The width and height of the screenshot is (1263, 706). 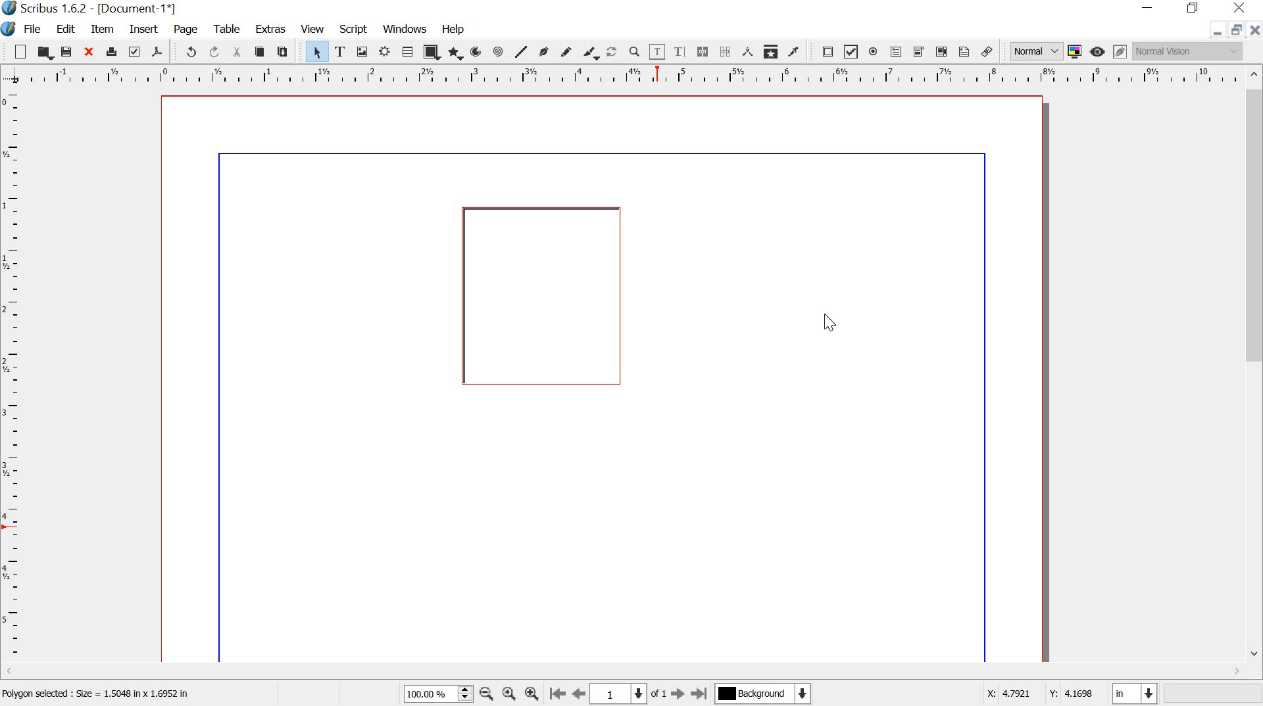 What do you see at coordinates (987, 52) in the screenshot?
I see `link annotation` at bounding box center [987, 52].